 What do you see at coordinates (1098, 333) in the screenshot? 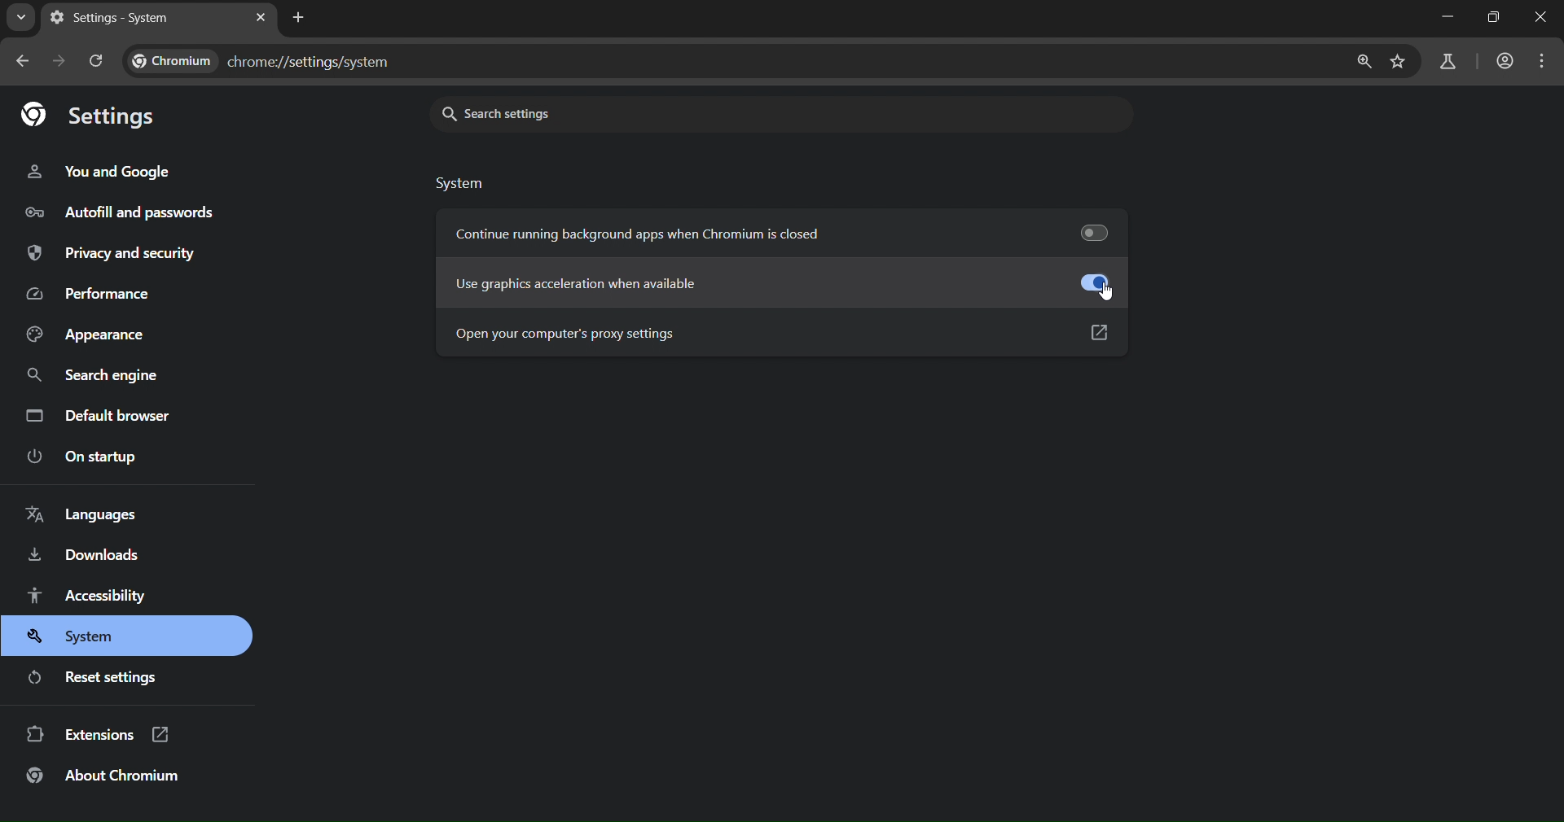
I see `Open link in new tab` at bounding box center [1098, 333].